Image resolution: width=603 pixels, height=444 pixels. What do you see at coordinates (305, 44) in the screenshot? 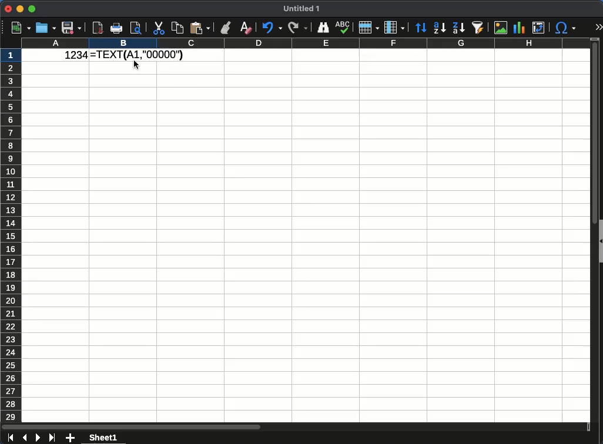
I see `columns` at bounding box center [305, 44].